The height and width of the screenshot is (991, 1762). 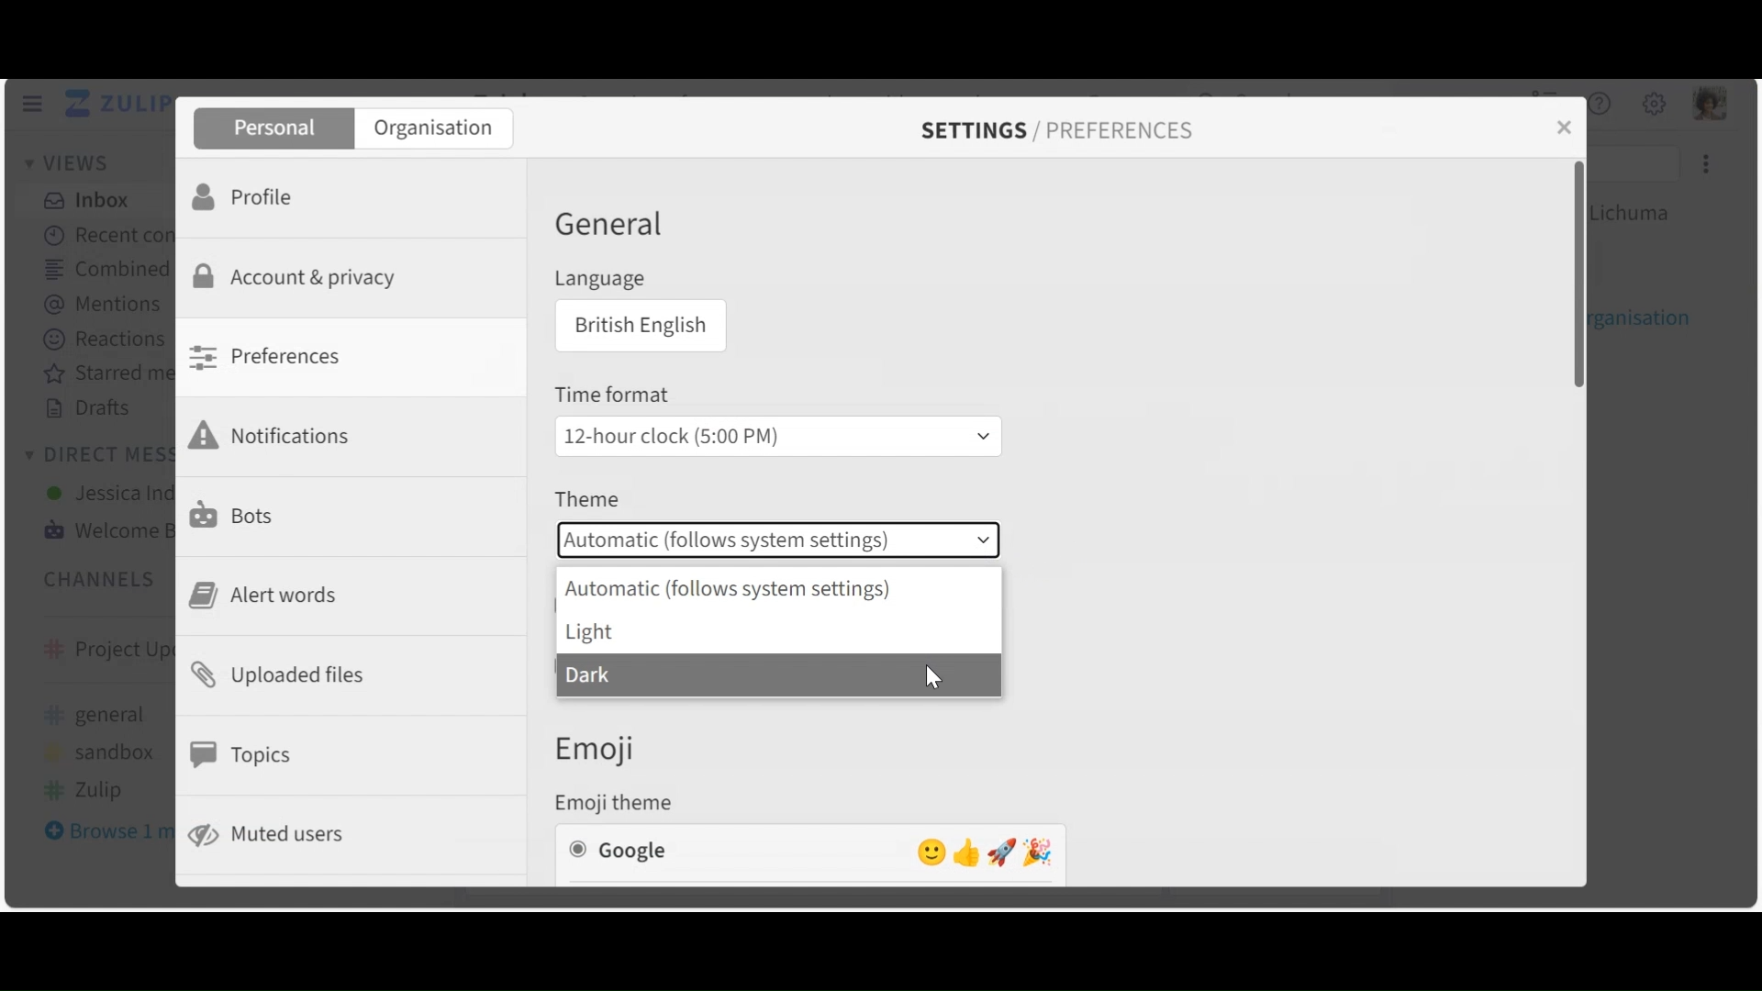 What do you see at coordinates (283, 679) in the screenshot?
I see `Uploaded Files` at bounding box center [283, 679].